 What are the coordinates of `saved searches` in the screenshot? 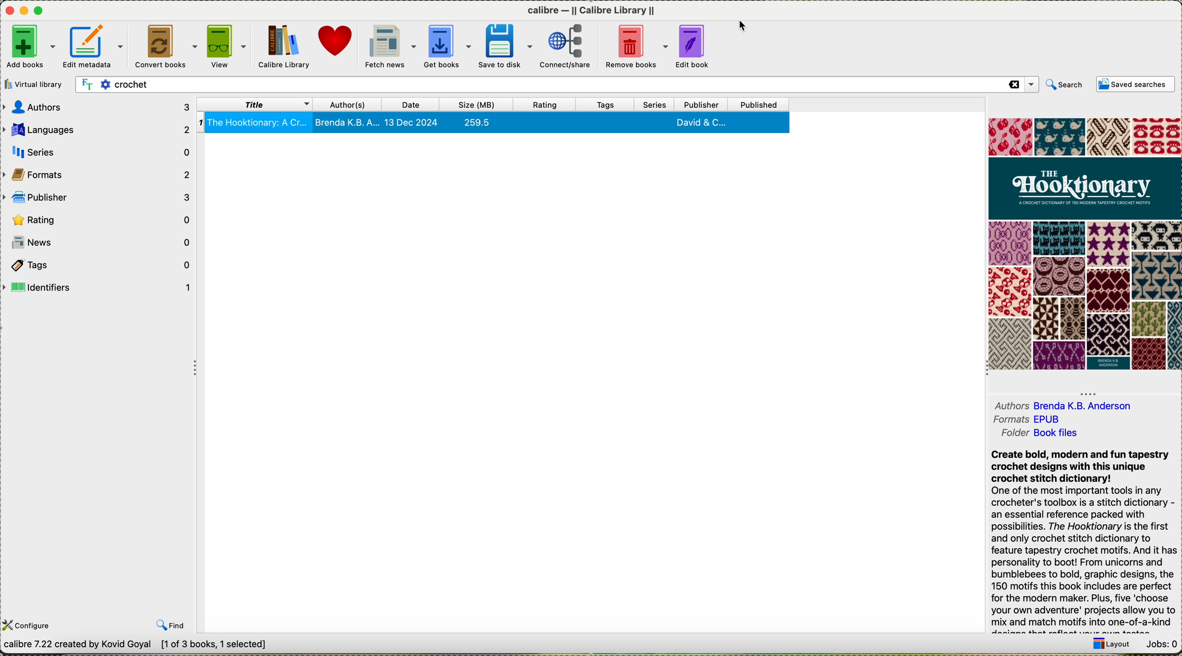 It's located at (1134, 84).